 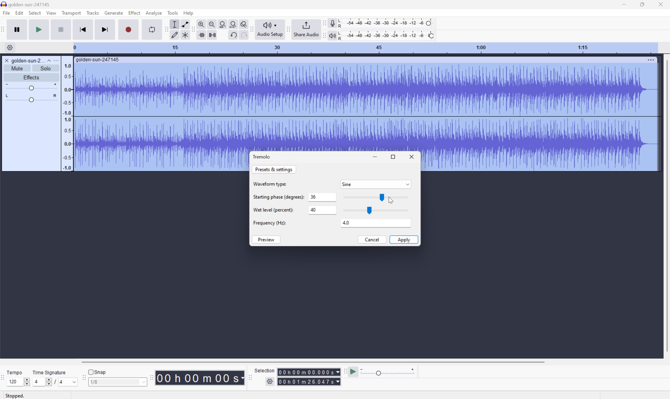 I want to click on Audacity Snapping toolbar, so click(x=83, y=378).